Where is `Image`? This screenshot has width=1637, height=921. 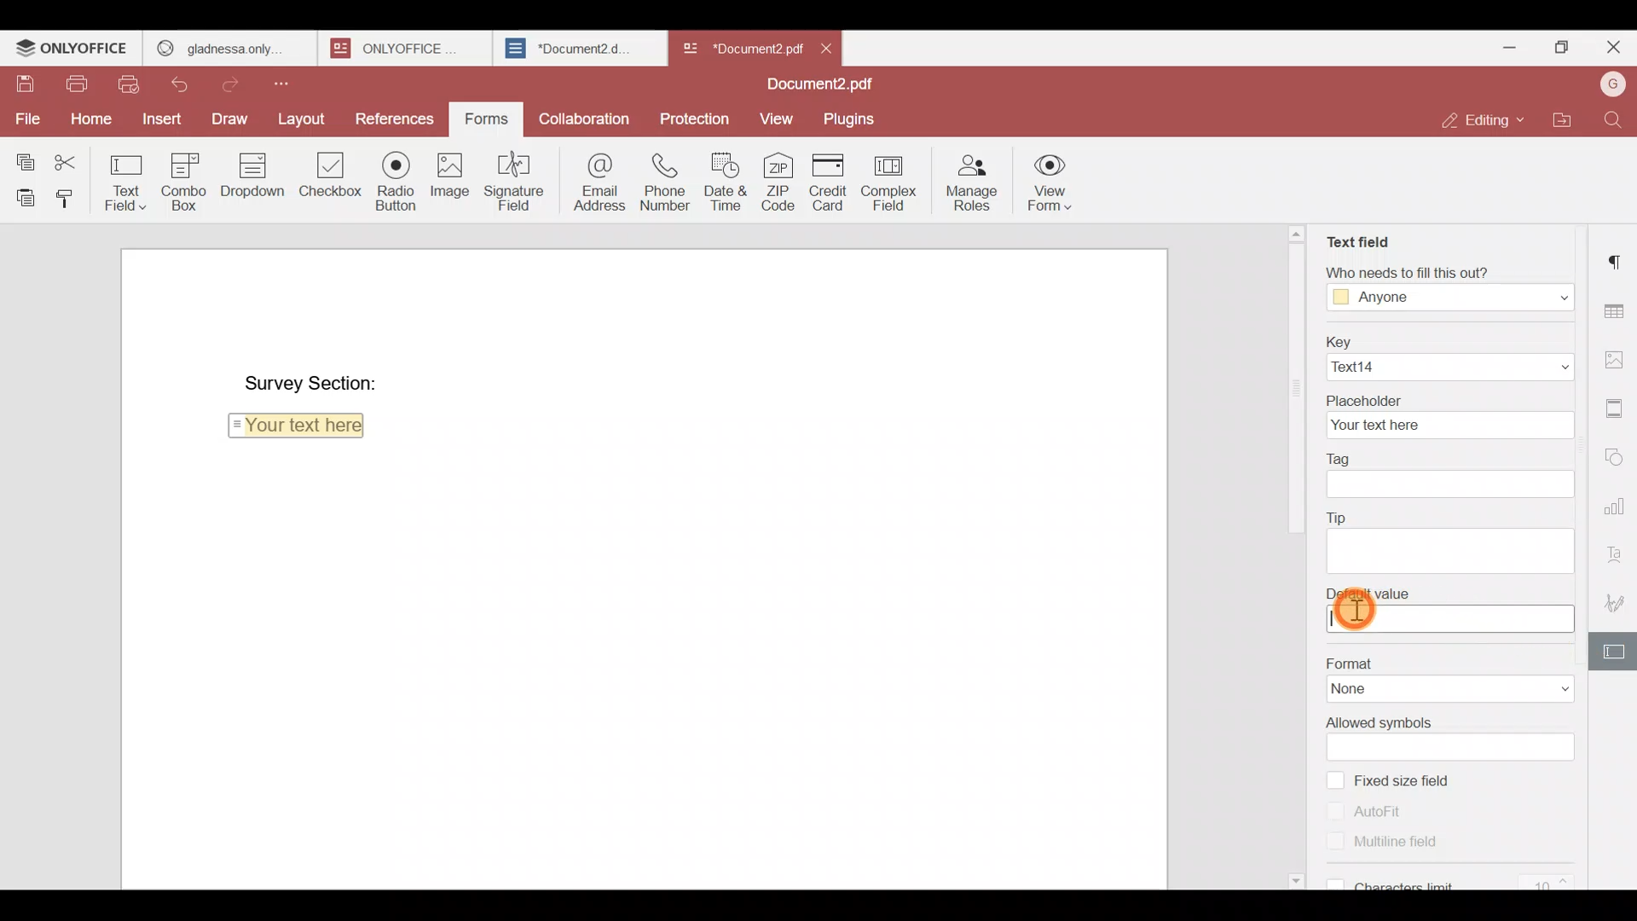
Image is located at coordinates (448, 178).